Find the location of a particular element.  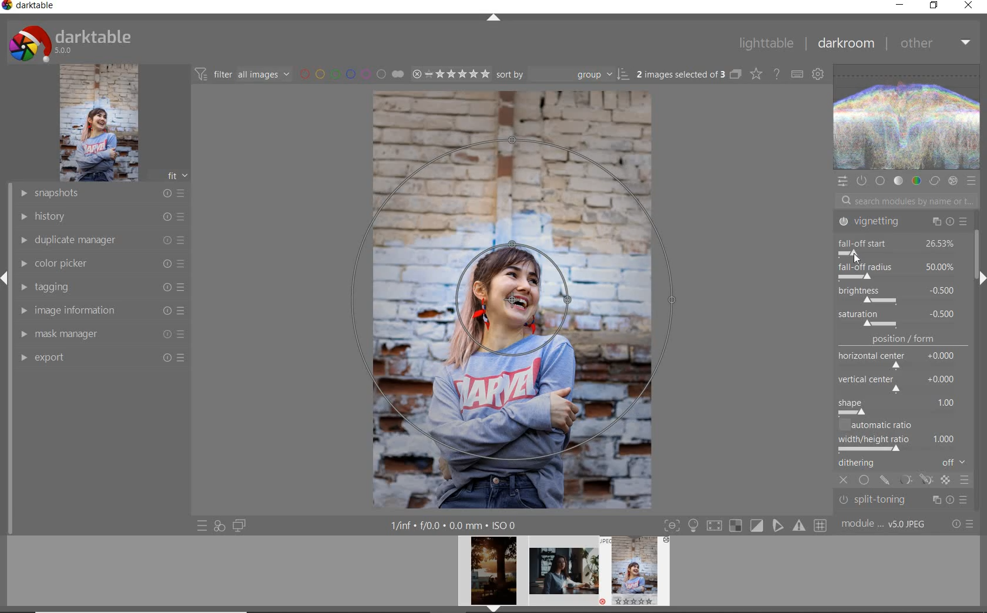

masking options is located at coordinates (915, 481).